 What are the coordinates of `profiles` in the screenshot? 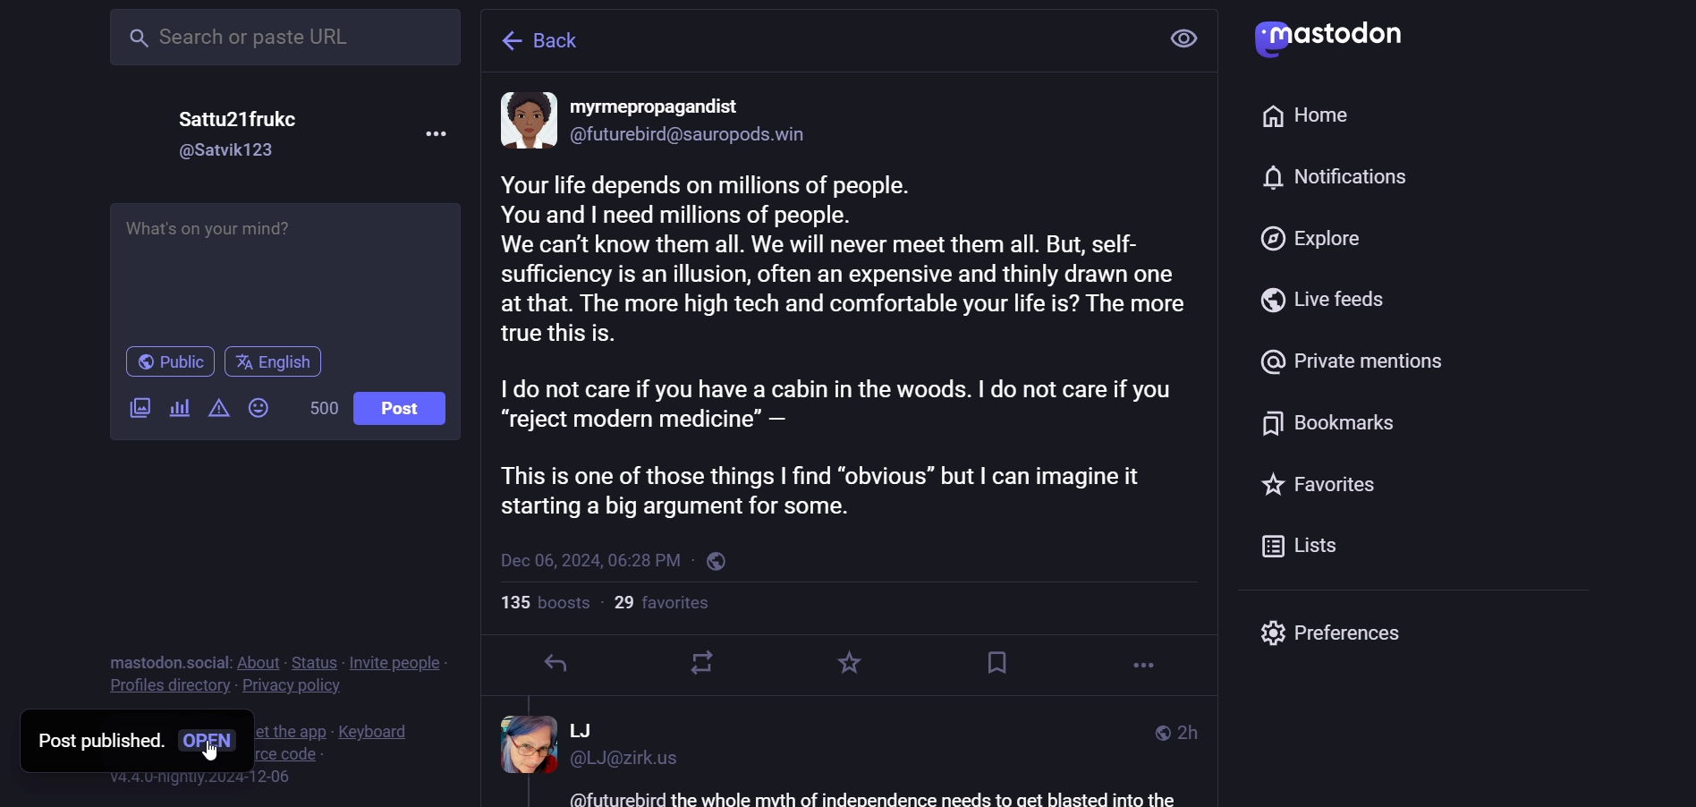 It's located at (167, 687).